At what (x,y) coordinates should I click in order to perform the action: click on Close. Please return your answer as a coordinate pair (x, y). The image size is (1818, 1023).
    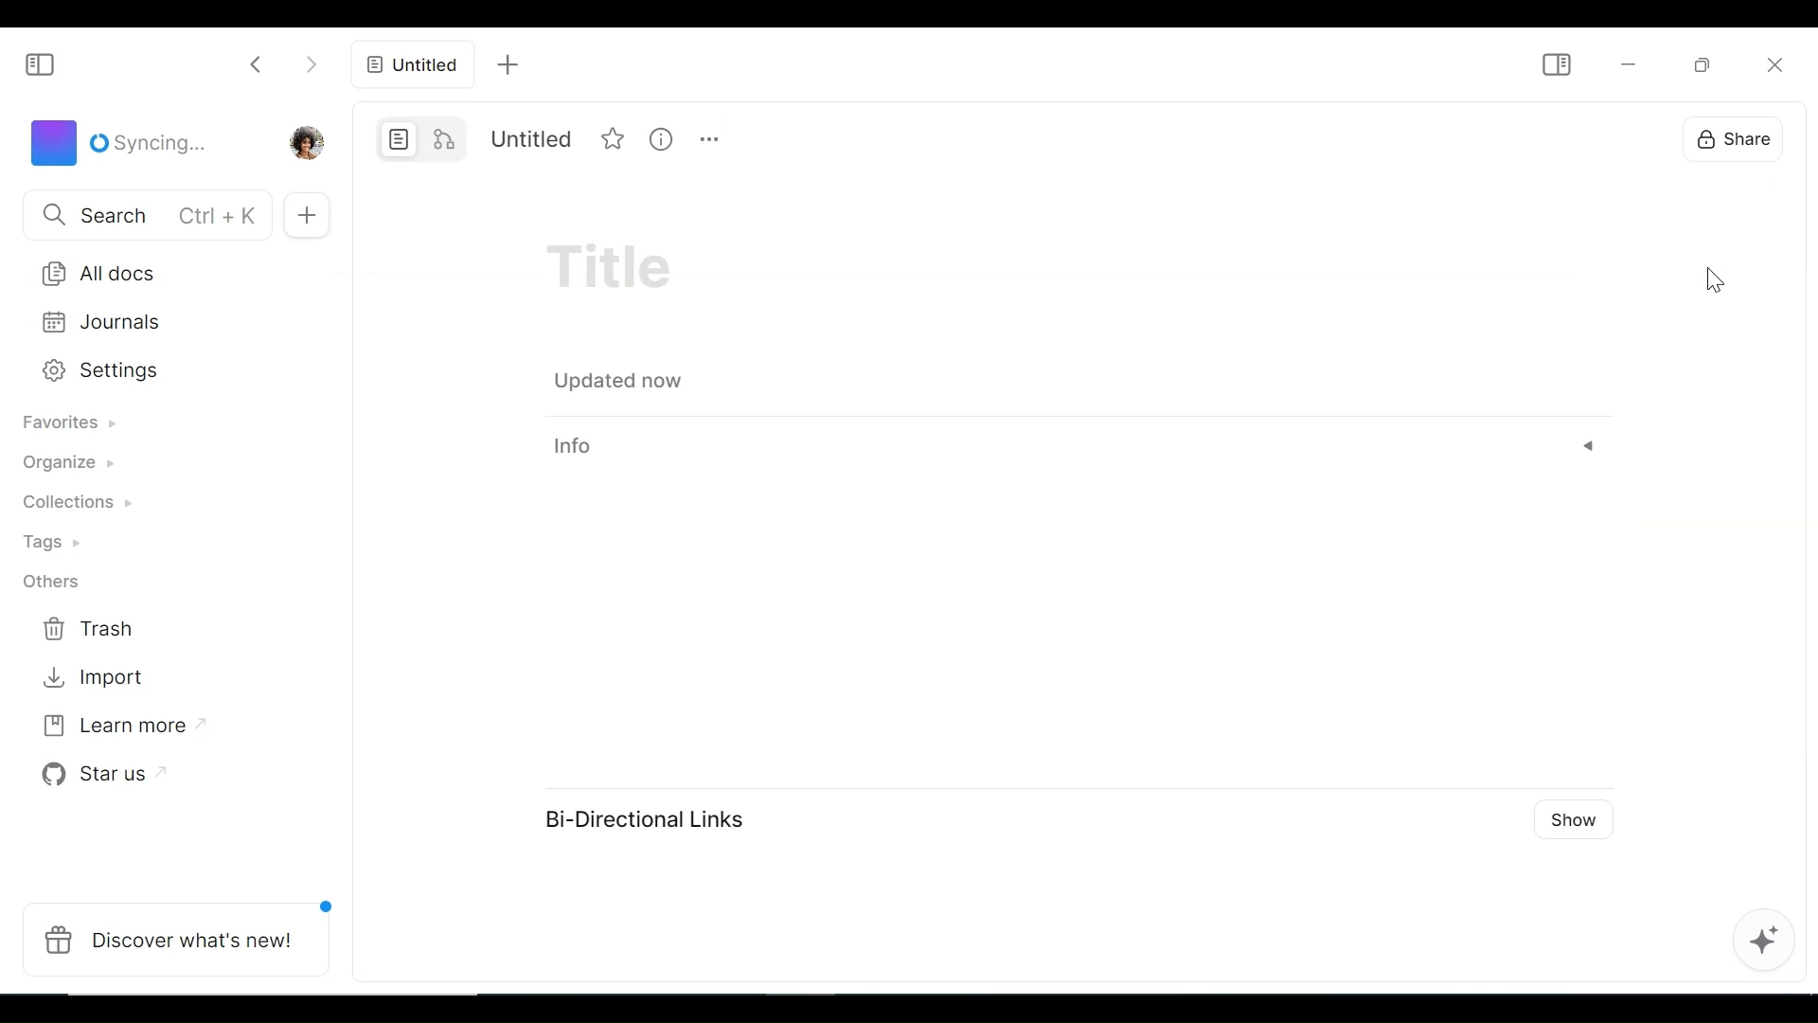
    Looking at the image, I should click on (1774, 61).